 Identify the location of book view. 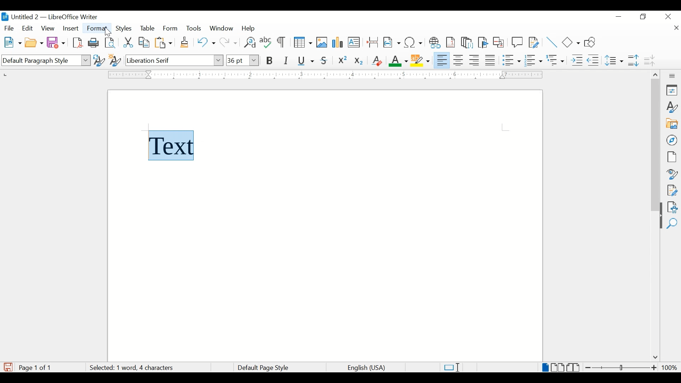
(574, 367).